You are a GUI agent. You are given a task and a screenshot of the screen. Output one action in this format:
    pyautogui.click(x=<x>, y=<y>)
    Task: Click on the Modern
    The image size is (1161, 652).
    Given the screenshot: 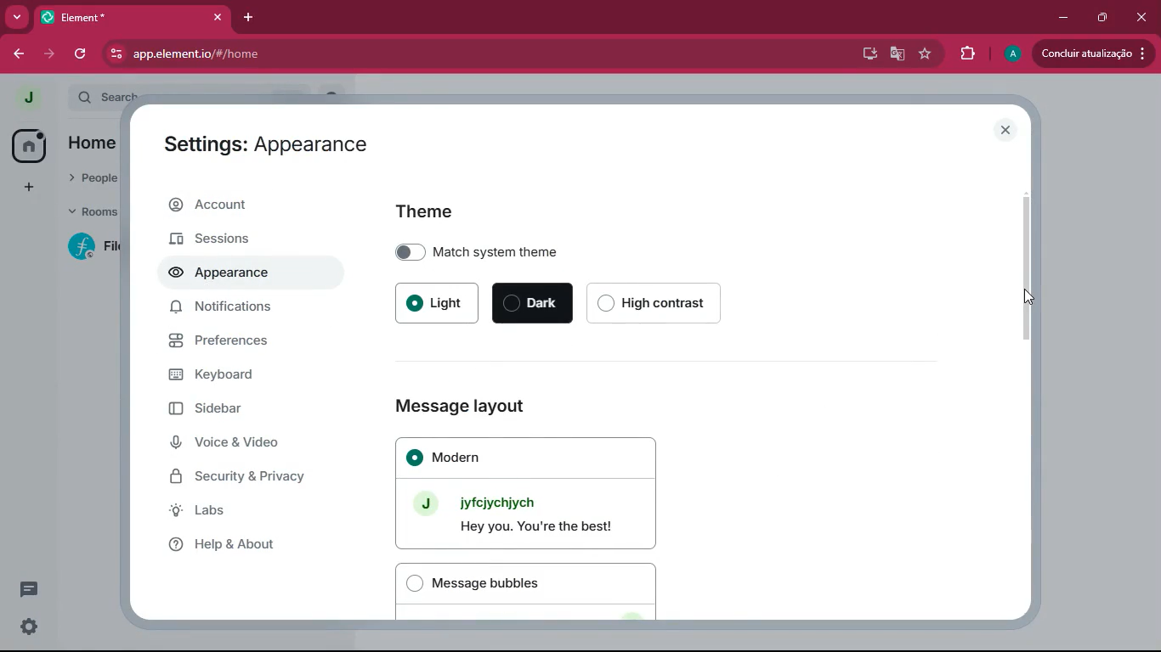 What is the action you would take?
    pyautogui.click(x=526, y=493)
    